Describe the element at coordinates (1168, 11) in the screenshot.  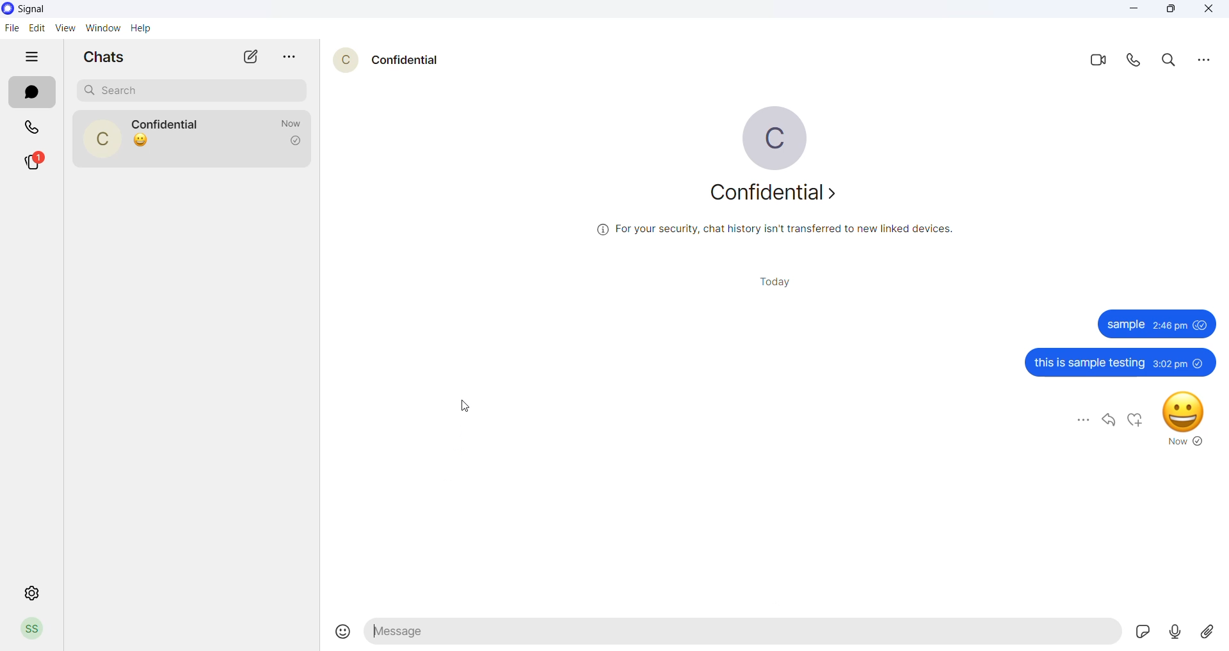
I see `maximize` at that location.